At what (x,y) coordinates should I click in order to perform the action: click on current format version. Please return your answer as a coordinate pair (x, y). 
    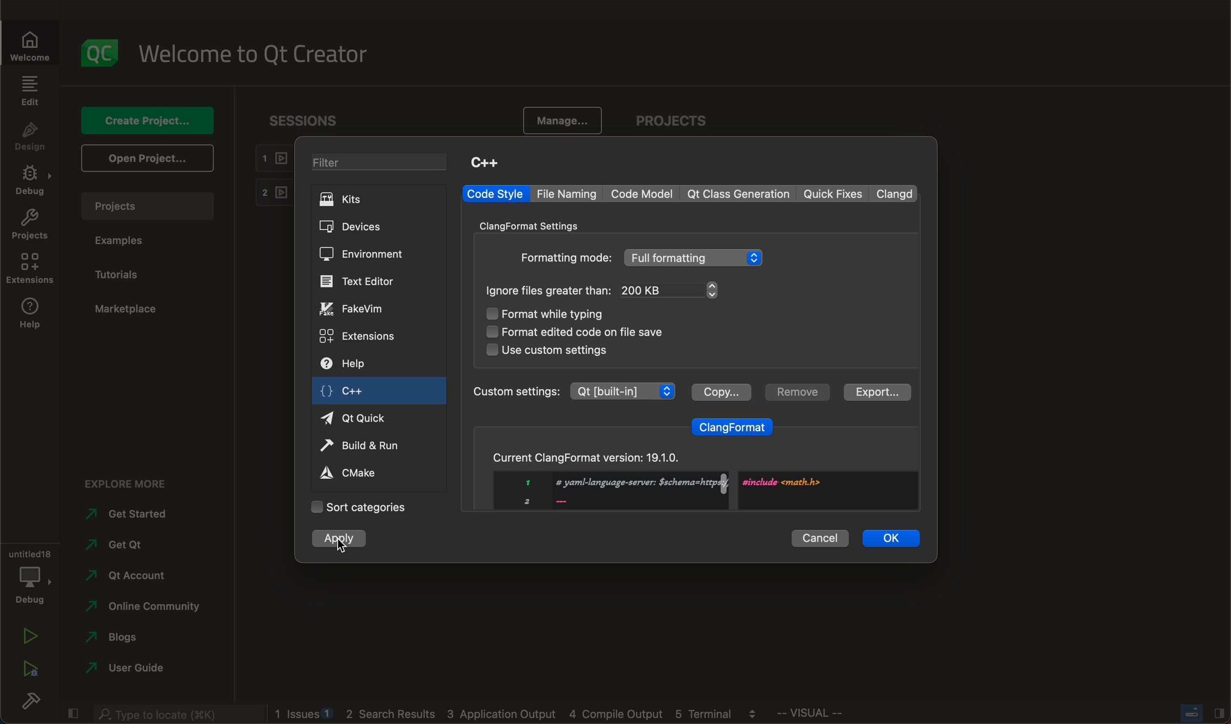
    Looking at the image, I should click on (693, 475).